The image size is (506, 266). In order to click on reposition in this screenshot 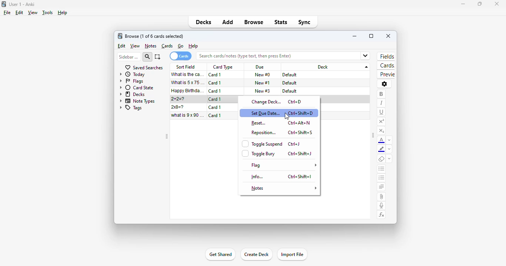, I will do `click(263, 133)`.